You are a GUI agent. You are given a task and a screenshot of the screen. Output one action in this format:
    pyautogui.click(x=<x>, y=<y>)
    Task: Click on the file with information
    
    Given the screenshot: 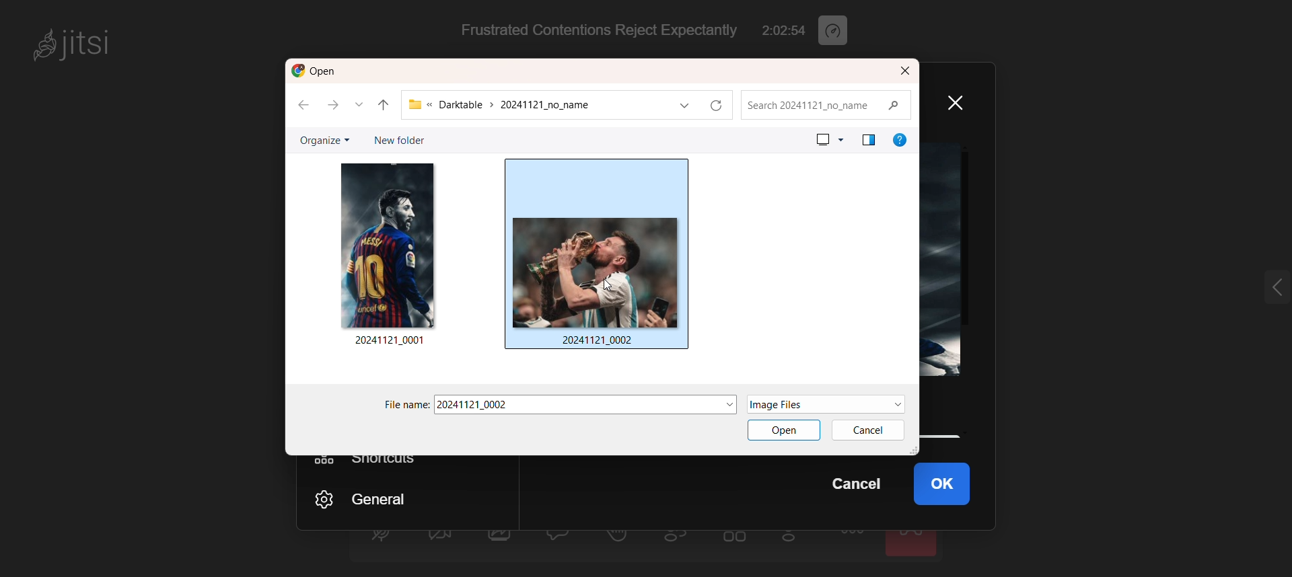 What is the action you would take?
    pyautogui.click(x=600, y=260)
    